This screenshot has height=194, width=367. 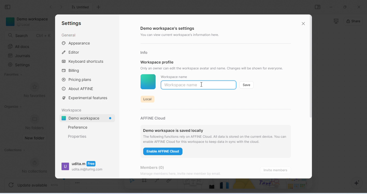 What do you see at coordinates (69, 35) in the screenshot?
I see `general` at bounding box center [69, 35].